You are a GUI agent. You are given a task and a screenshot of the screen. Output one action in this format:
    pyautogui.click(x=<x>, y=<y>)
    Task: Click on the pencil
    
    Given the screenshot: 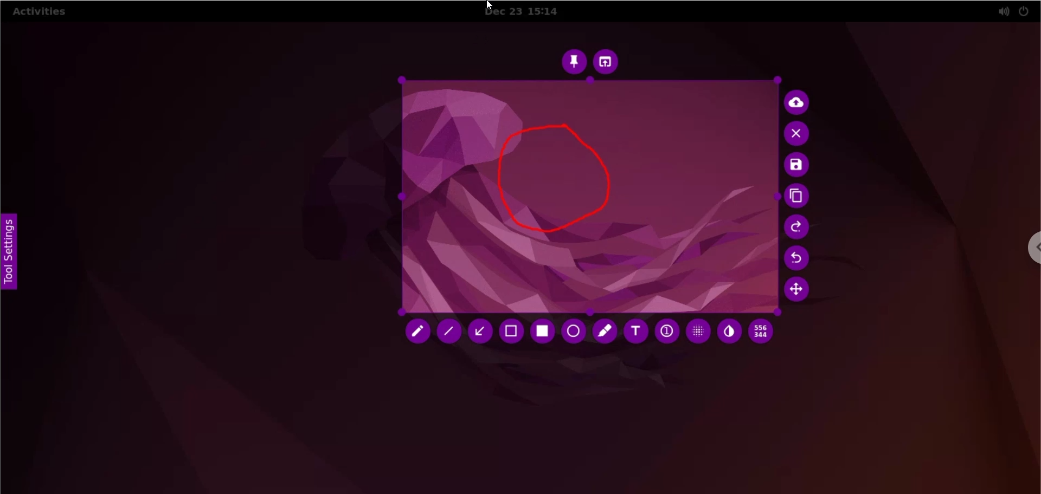 What is the action you would take?
    pyautogui.click(x=416, y=331)
    